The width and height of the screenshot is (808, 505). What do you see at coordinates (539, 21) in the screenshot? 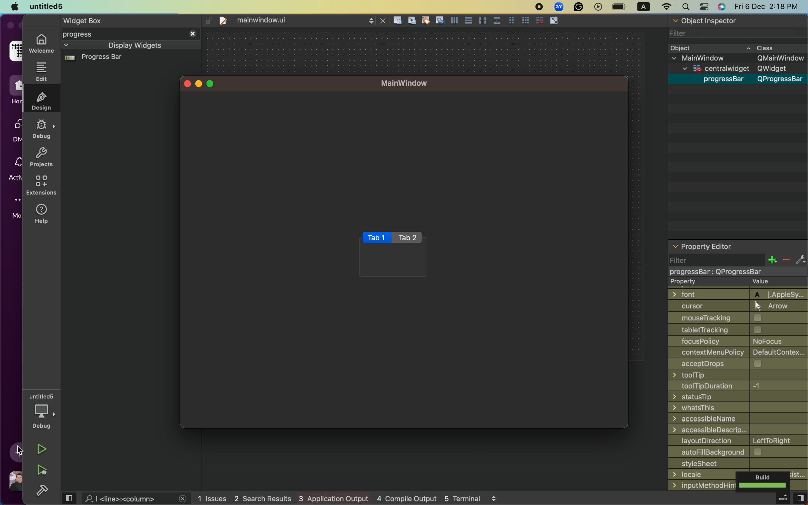
I see `disable grid snap` at bounding box center [539, 21].